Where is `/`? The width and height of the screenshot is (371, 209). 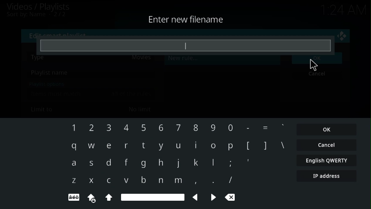
/ is located at coordinates (229, 179).